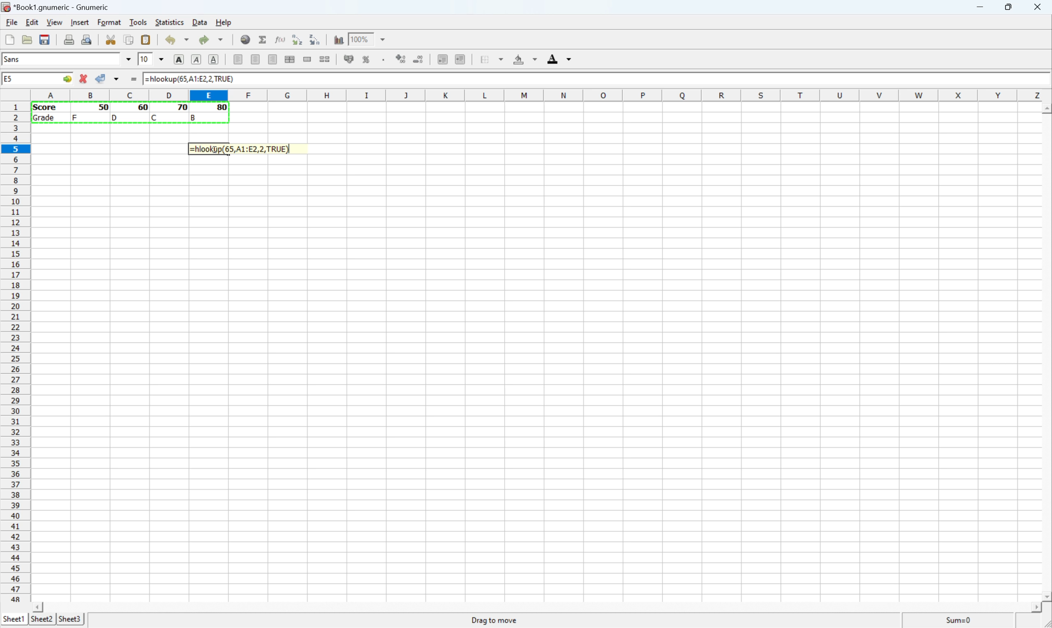 The width and height of the screenshot is (1052, 628). What do you see at coordinates (57, 6) in the screenshot?
I see `*Book1.gnumeric - Gnumeric` at bounding box center [57, 6].